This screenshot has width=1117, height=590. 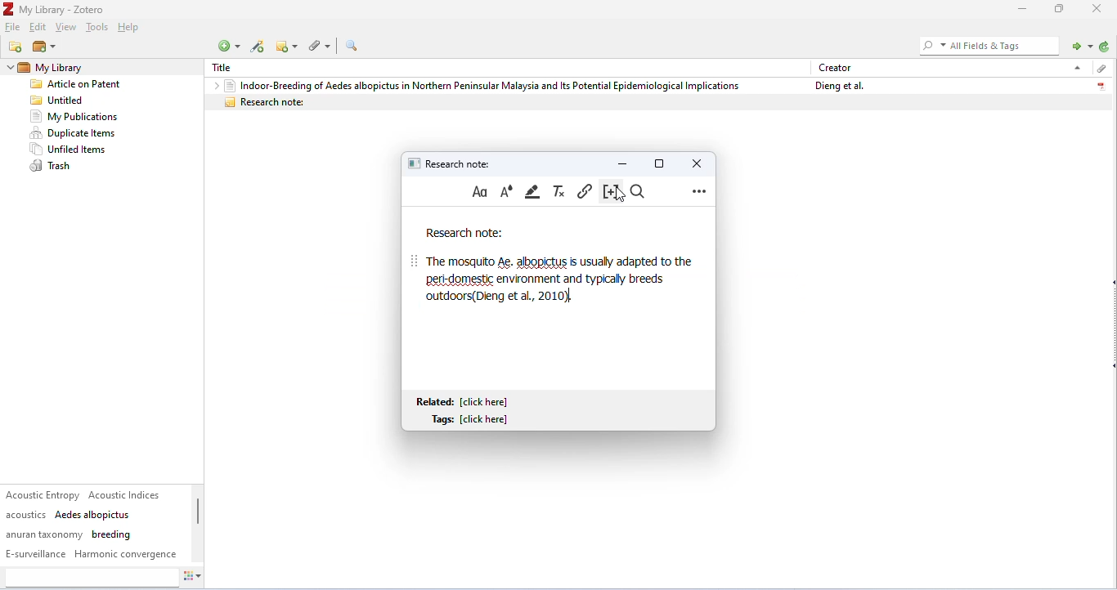 What do you see at coordinates (480, 192) in the screenshot?
I see `format text` at bounding box center [480, 192].